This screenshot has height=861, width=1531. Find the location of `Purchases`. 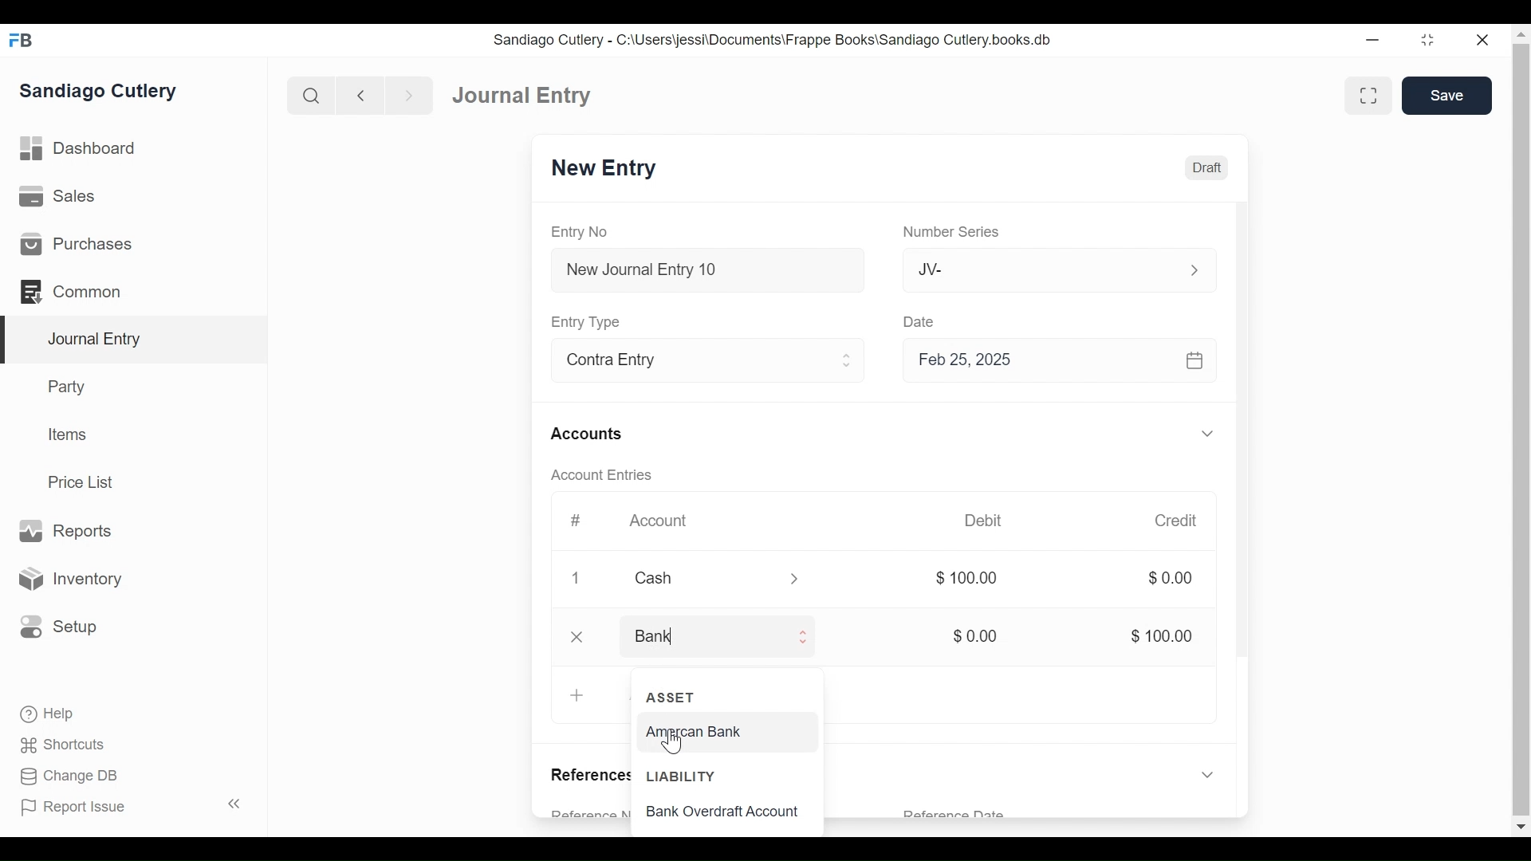

Purchases is located at coordinates (77, 245).